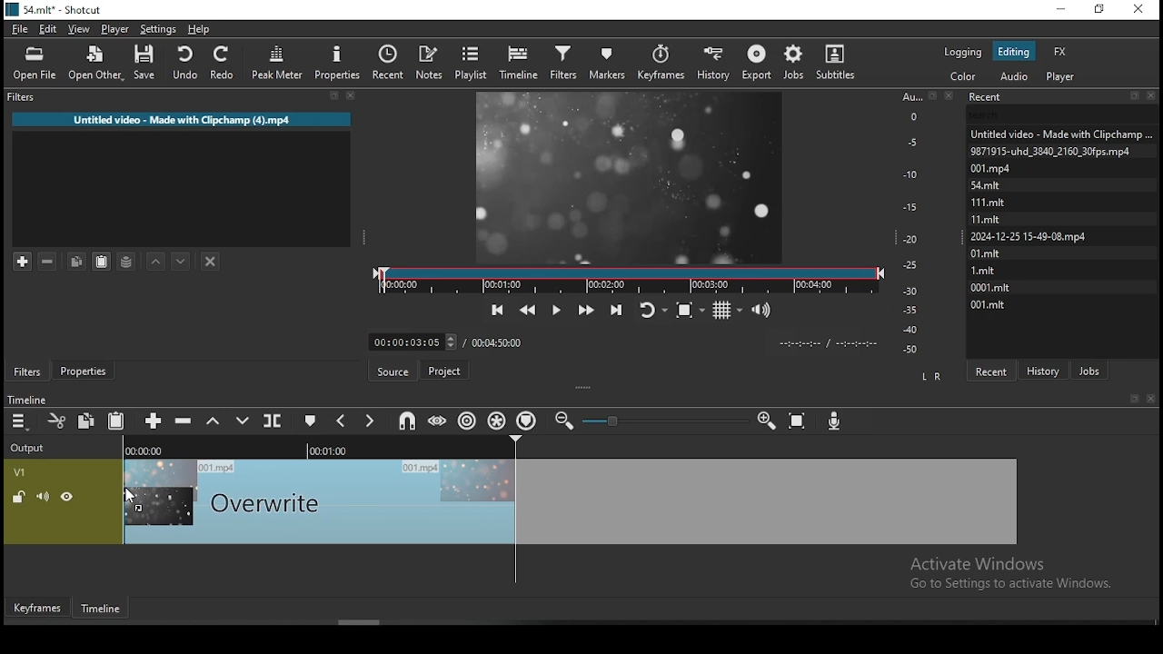 Image resolution: width=1163 pixels, height=654 pixels. What do you see at coordinates (23, 259) in the screenshot?
I see `add filter` at bounding box center [23, 259].